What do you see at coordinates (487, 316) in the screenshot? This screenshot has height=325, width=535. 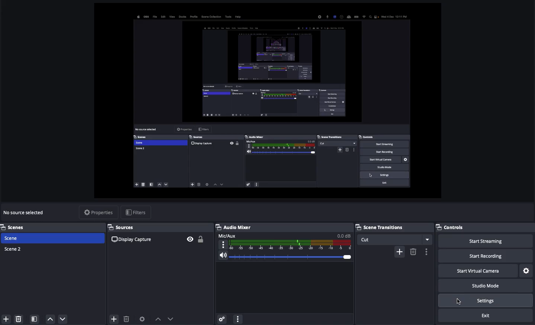 I see `Exit` at bounding box center [487, 316].